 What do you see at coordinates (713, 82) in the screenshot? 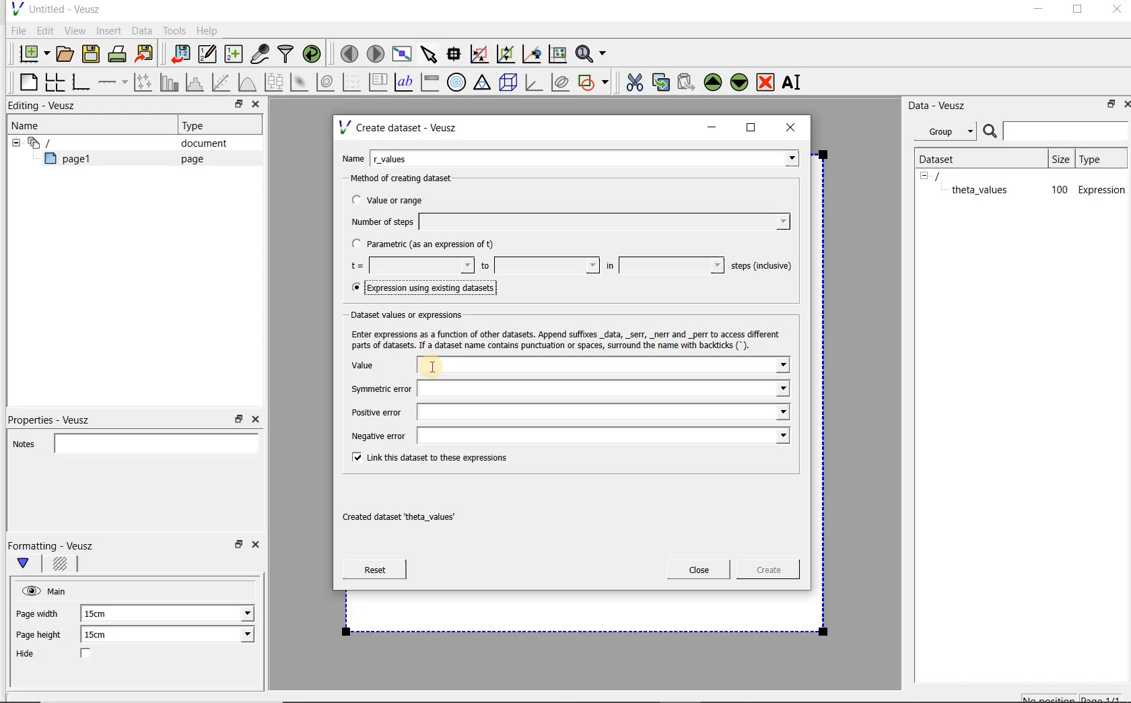
I see `Move the selected widget up` at bounding box center [713, 82].